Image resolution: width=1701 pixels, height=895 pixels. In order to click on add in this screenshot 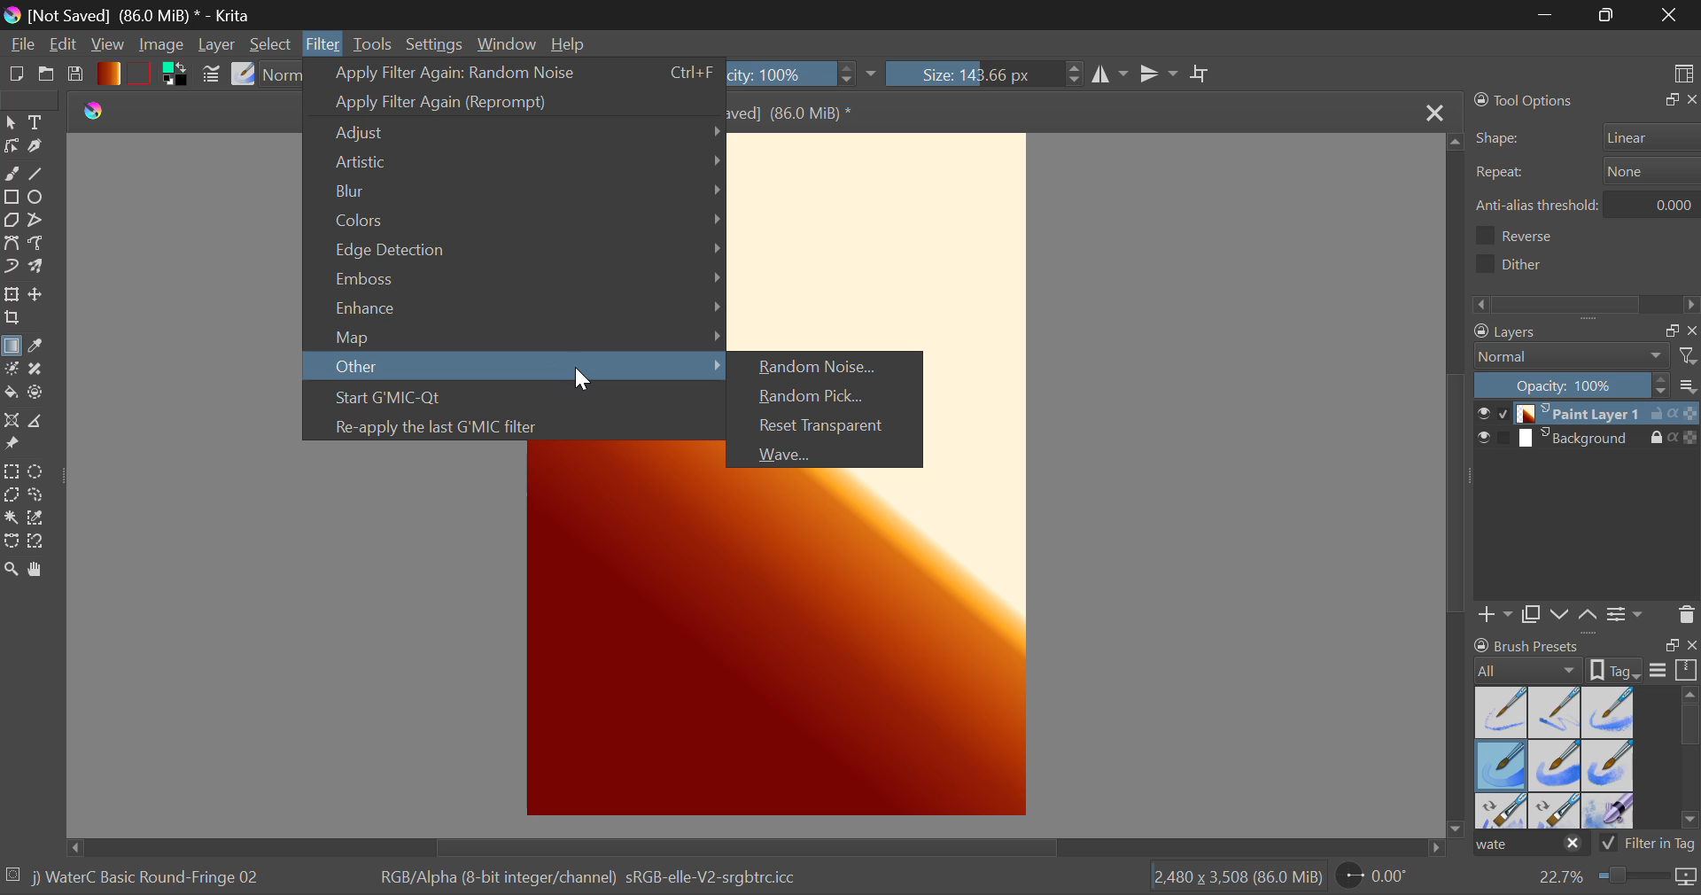, I will do `click(1496, 617)`.